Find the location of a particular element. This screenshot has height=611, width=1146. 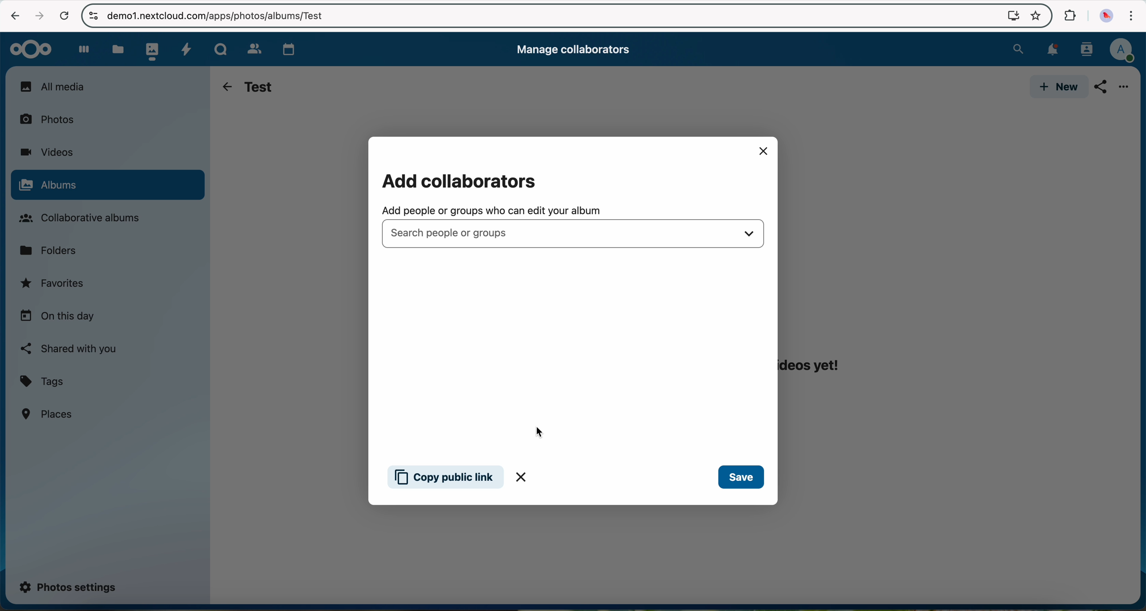

notifications is located at coordinates (1050, 50).